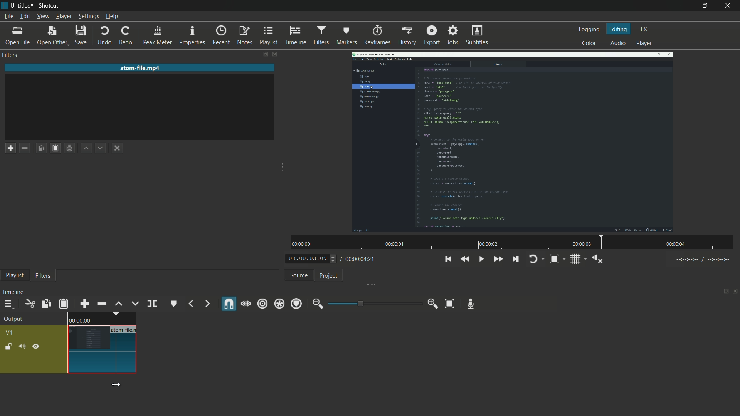  What do you see at coordinates (229, 304) in the screenshot?
I see `snap` at bounding box center [229, 304].